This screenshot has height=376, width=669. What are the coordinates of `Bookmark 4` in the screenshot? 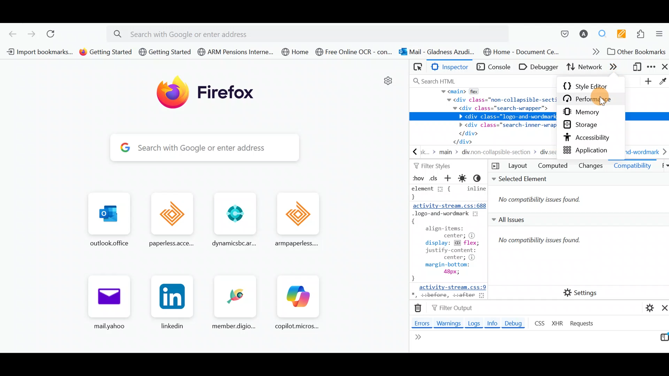 It's located at (235, 52).